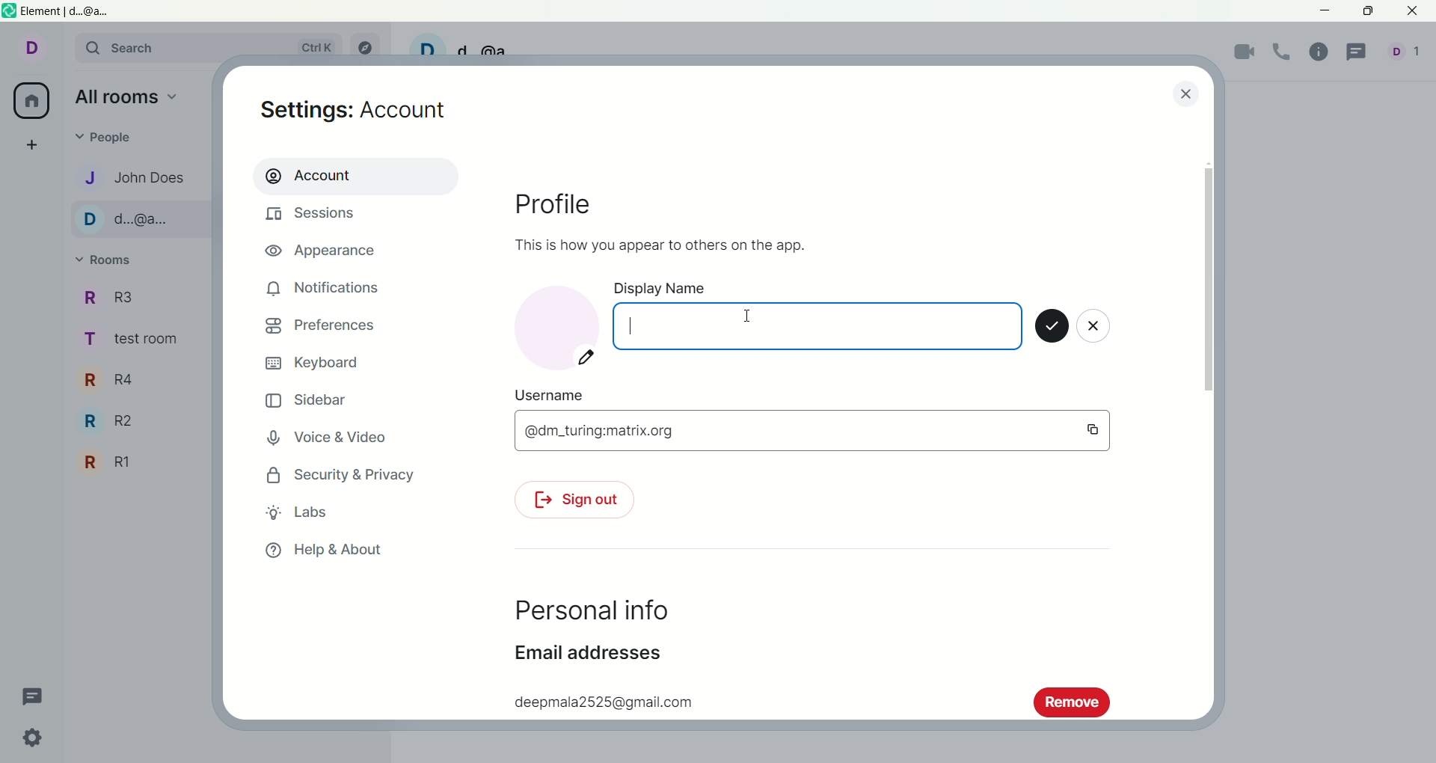 This screenshot has width=1436, height=763. Describe the element at coordinates (817, 429) in the screenshot. I see `@dm_turing:matrix.org` at that location.